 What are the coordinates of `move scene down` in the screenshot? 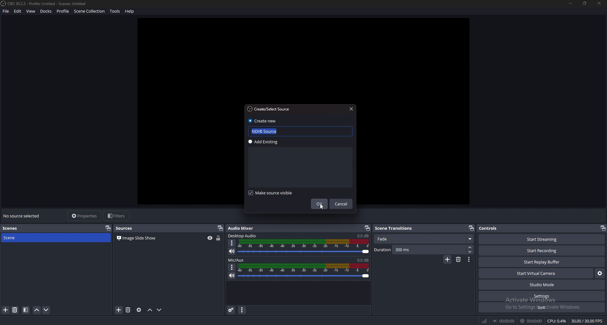 It's located at (46, 310).